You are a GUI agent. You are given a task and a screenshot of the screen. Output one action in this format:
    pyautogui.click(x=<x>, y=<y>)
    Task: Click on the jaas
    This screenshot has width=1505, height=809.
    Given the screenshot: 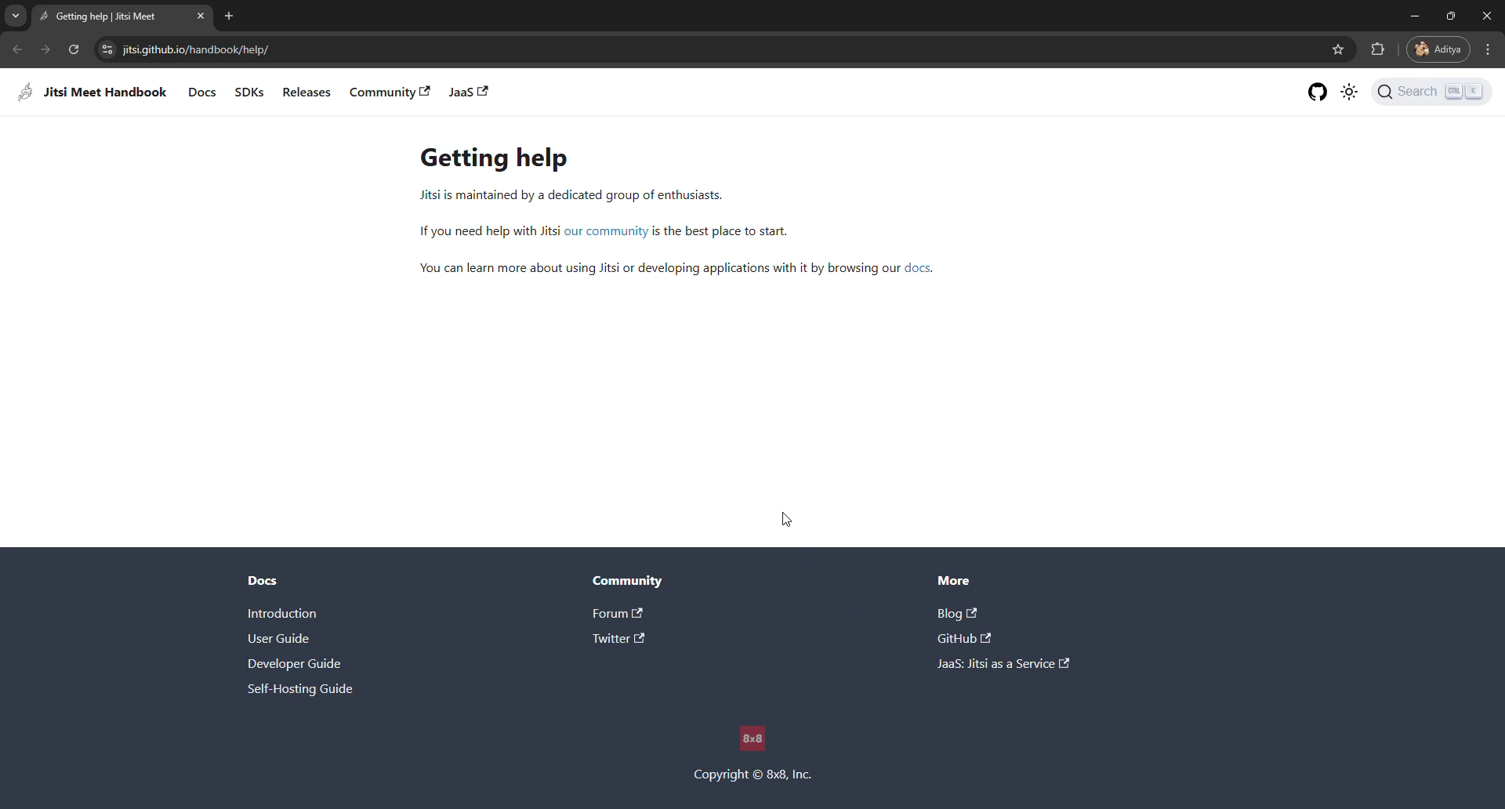 What is the action you would take?
    pyautogui.click(x=468, y=93)
    